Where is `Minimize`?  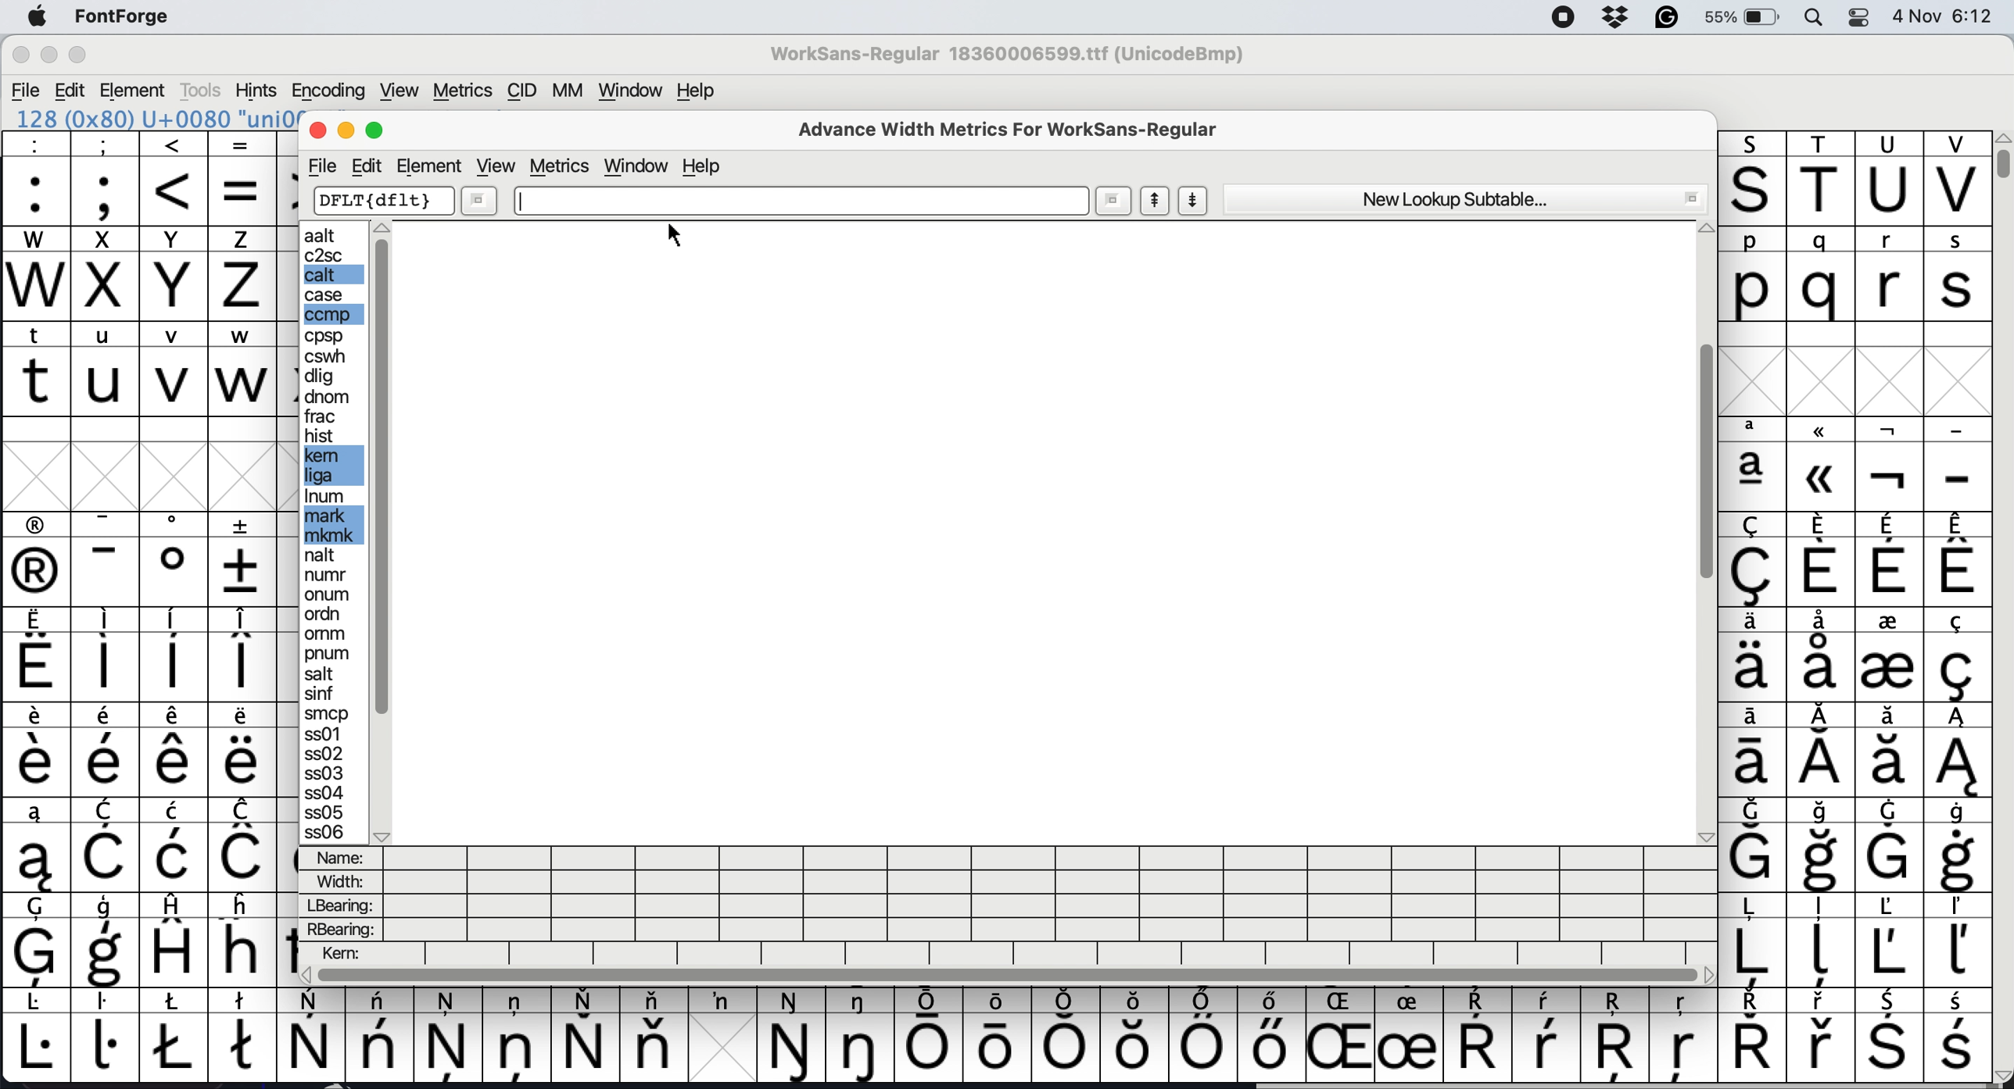 Minimize is located at coordinates (54, 55).